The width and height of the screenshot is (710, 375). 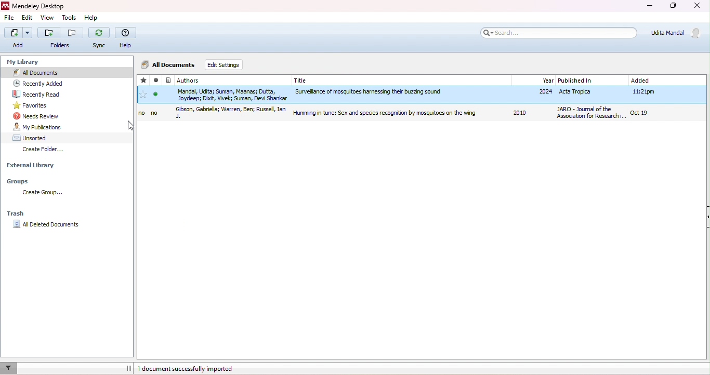 What do you see at coordinates (91, 18) in the screenshot?
I see `help` at bounding box center [91, 18].